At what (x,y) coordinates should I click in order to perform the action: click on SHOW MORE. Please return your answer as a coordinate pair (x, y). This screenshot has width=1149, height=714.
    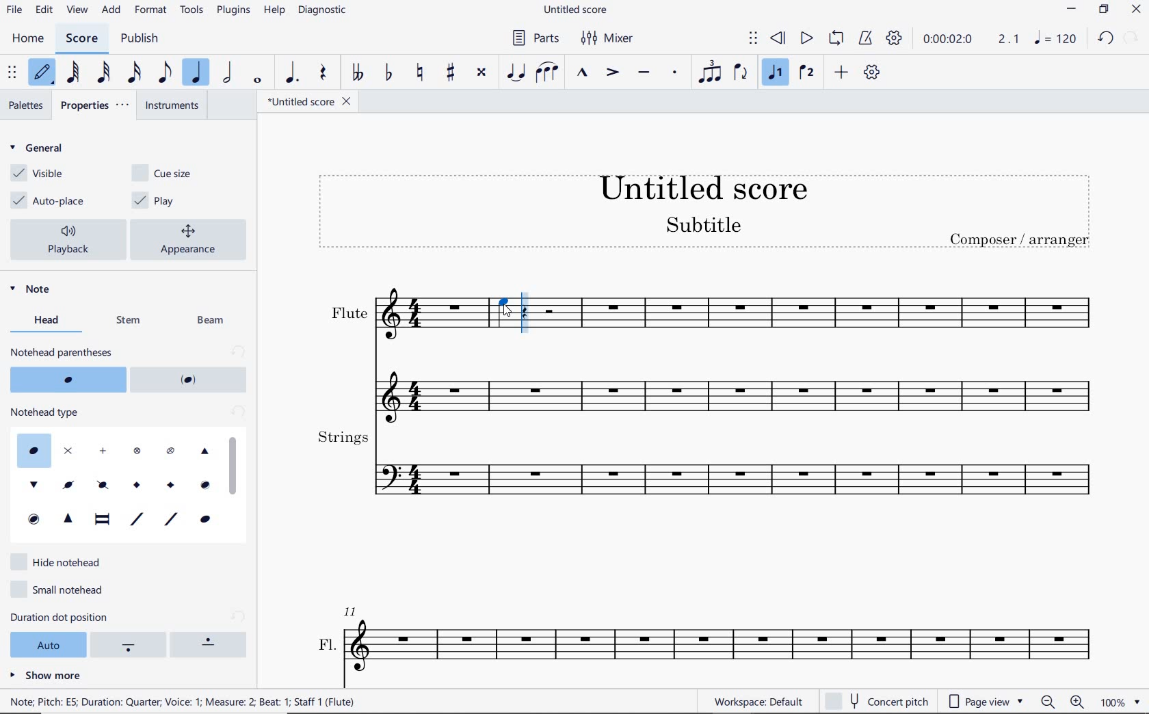
    Looking at the image, I should click on (45, 676).